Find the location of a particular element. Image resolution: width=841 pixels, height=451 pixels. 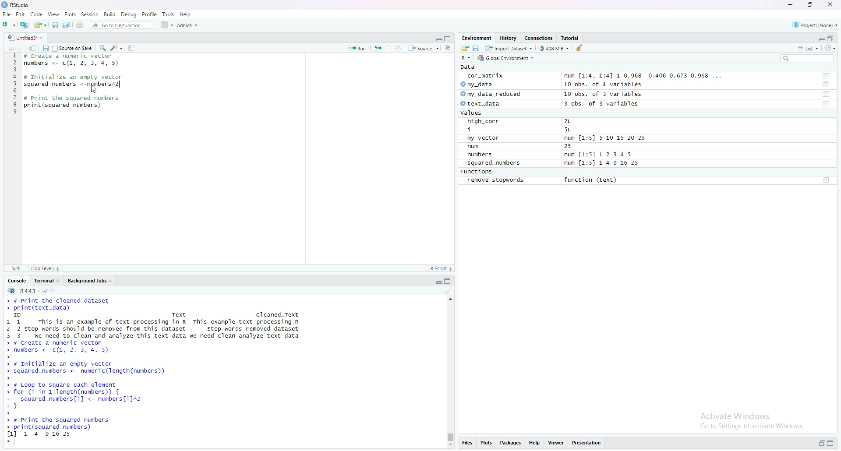

408 MiB is located at coordinates (554, 48).